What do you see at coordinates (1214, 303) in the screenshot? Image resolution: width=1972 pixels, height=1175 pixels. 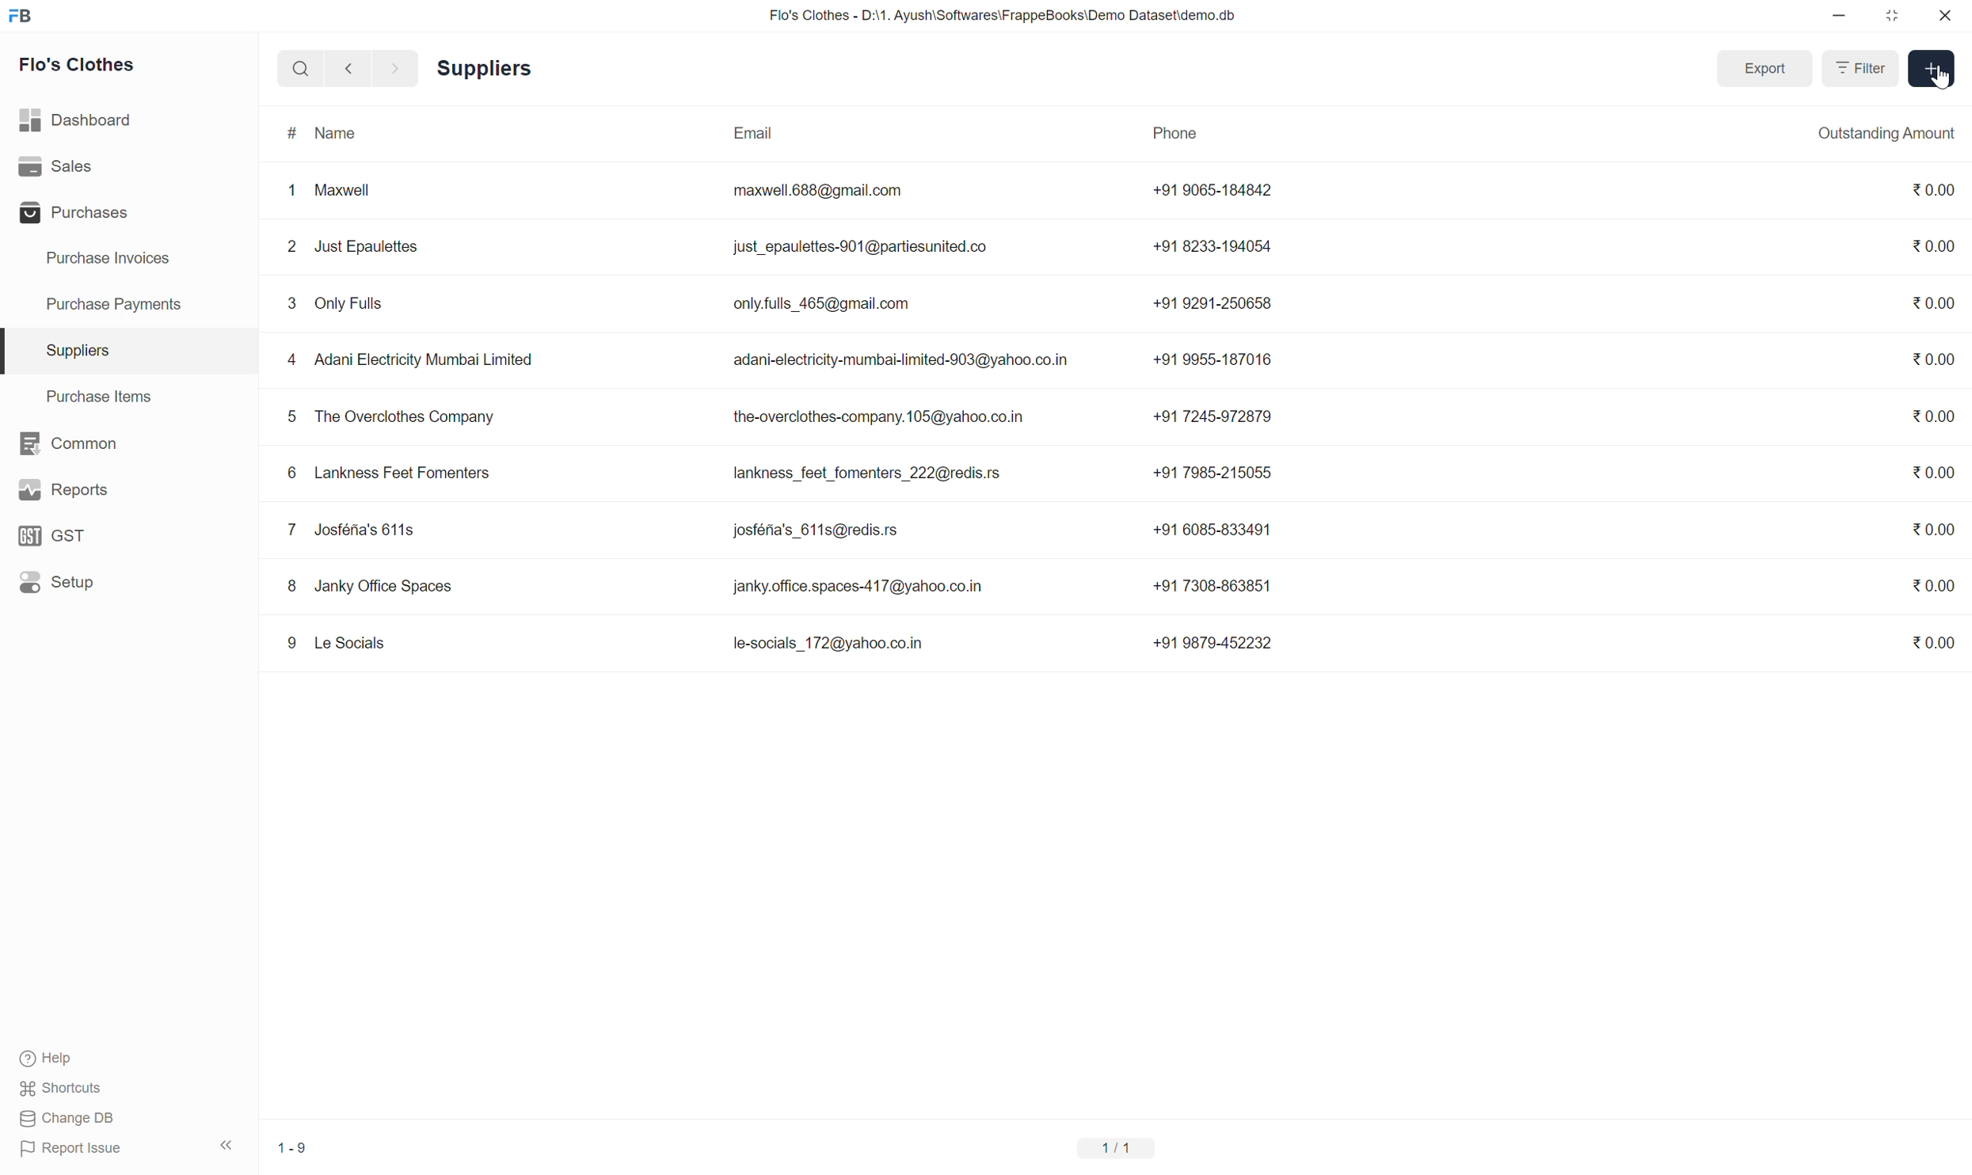 I see `+91 9291-250658` at bounding box center [1214, 303].